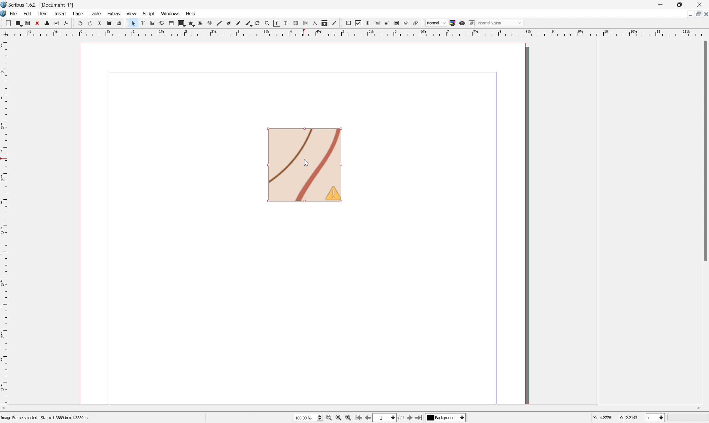  I want to click on Help, so click(191, 13).